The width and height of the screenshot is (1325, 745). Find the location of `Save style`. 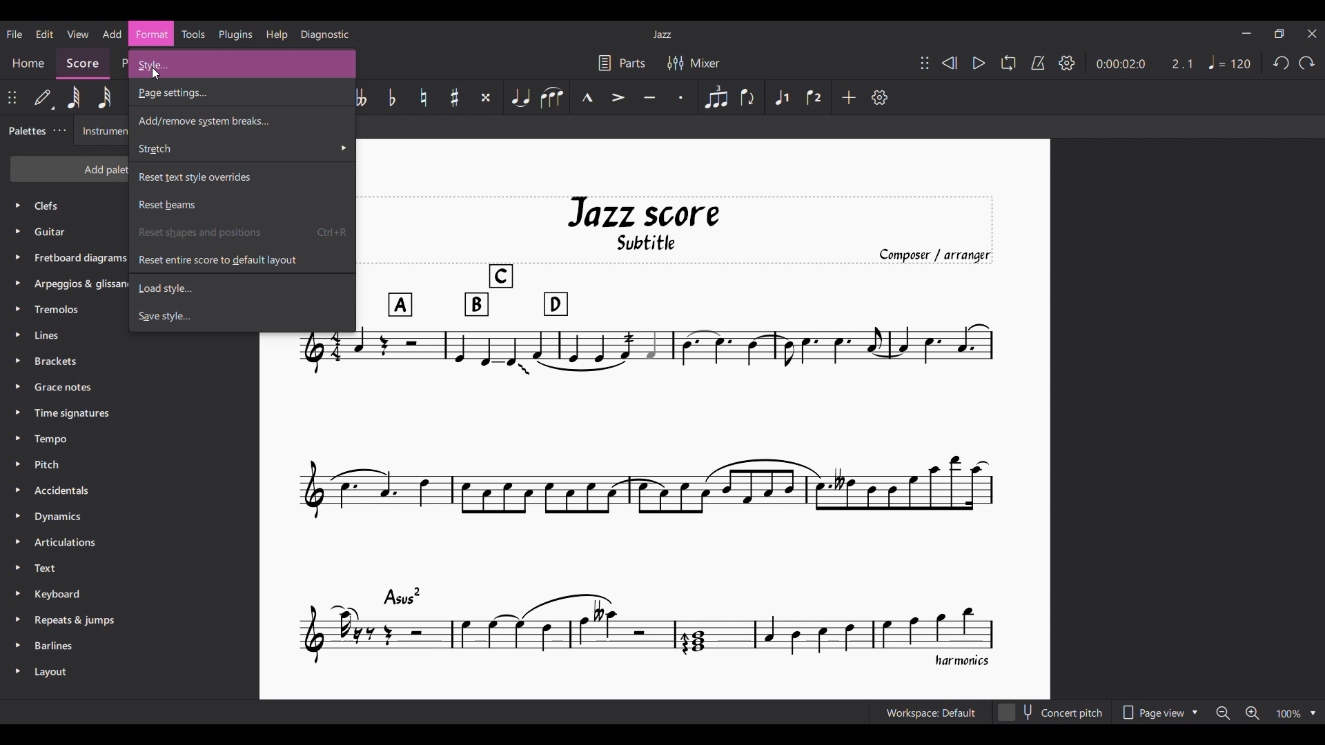

Save style is located at coordinates (204, 315).